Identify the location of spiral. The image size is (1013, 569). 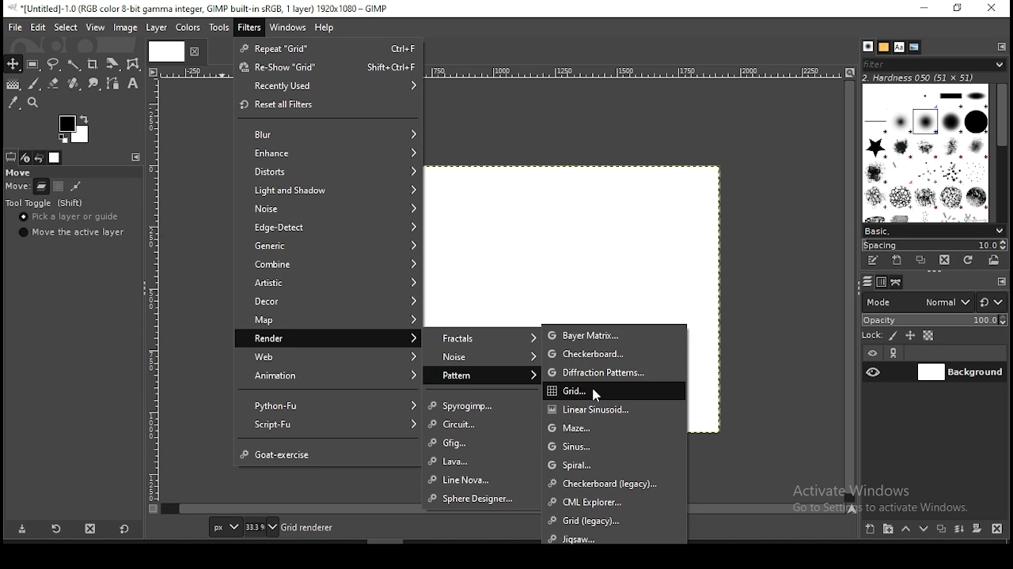
(616, 465).